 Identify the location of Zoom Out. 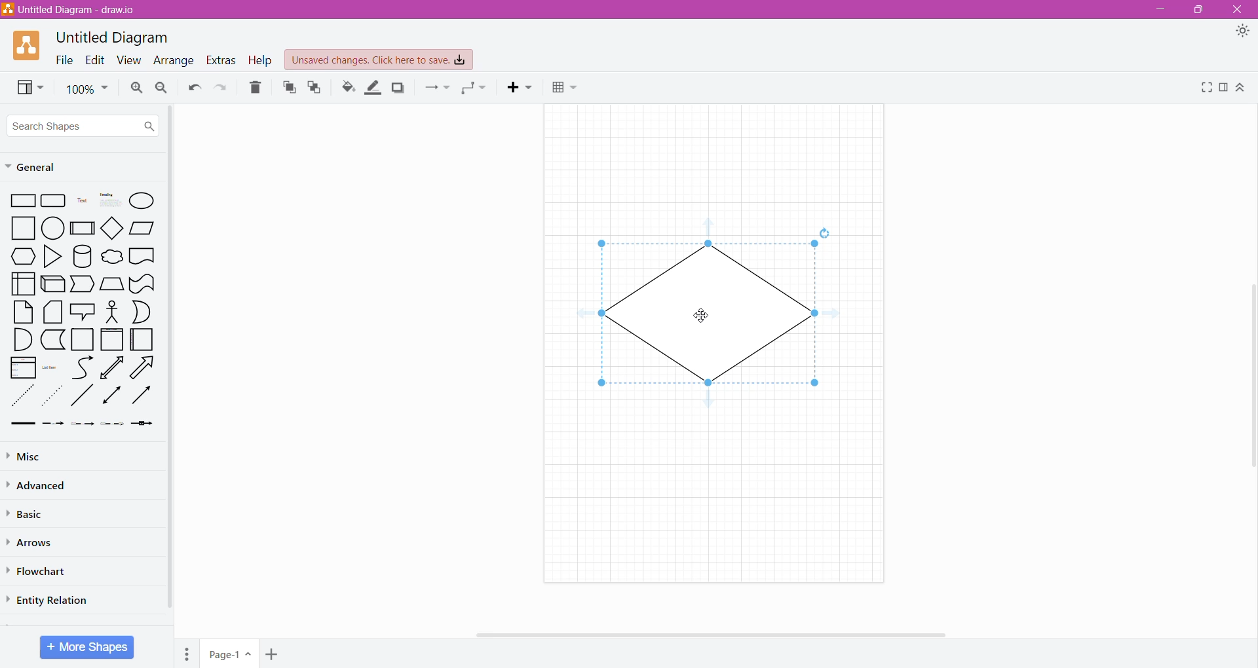
(162, 87).